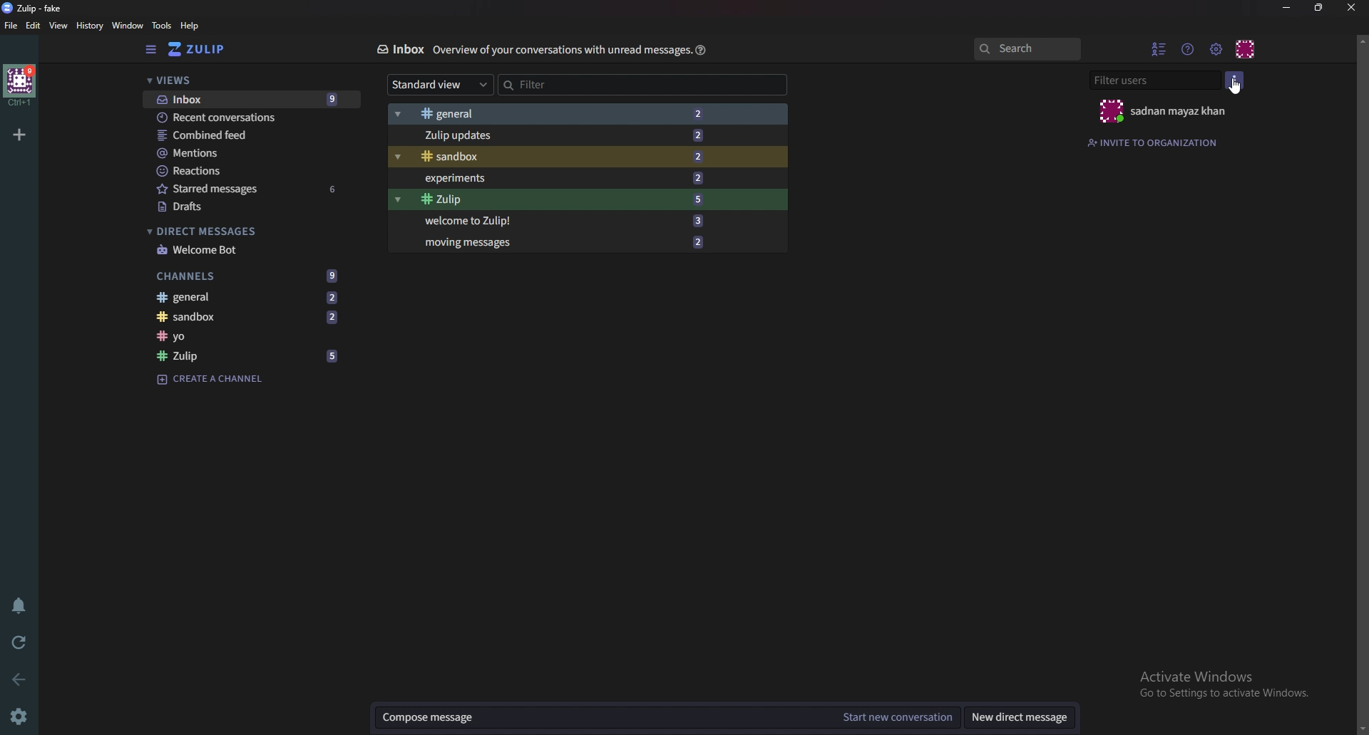 The height and width of the screenshot is (735, 1369). Describe the element at coordinates (398, 51) in the screenshot. I see `Inbox` at that location.